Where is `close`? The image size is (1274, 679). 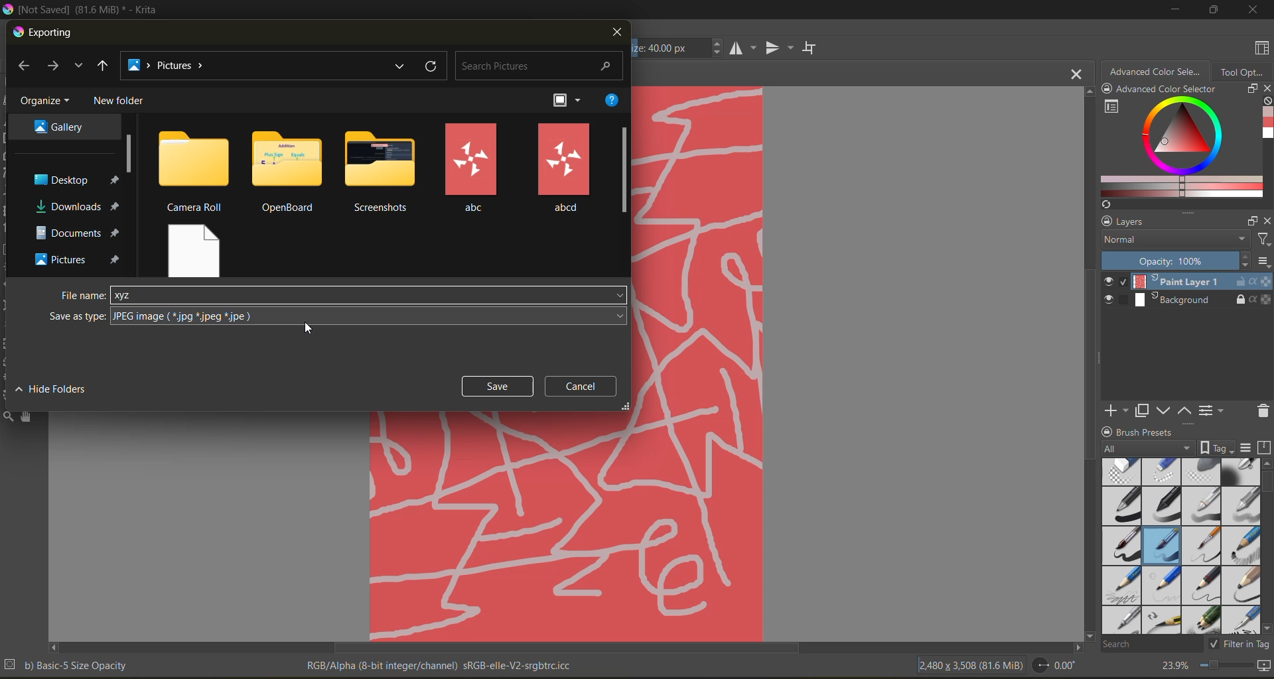 close is located at coordinates (1266, 221).